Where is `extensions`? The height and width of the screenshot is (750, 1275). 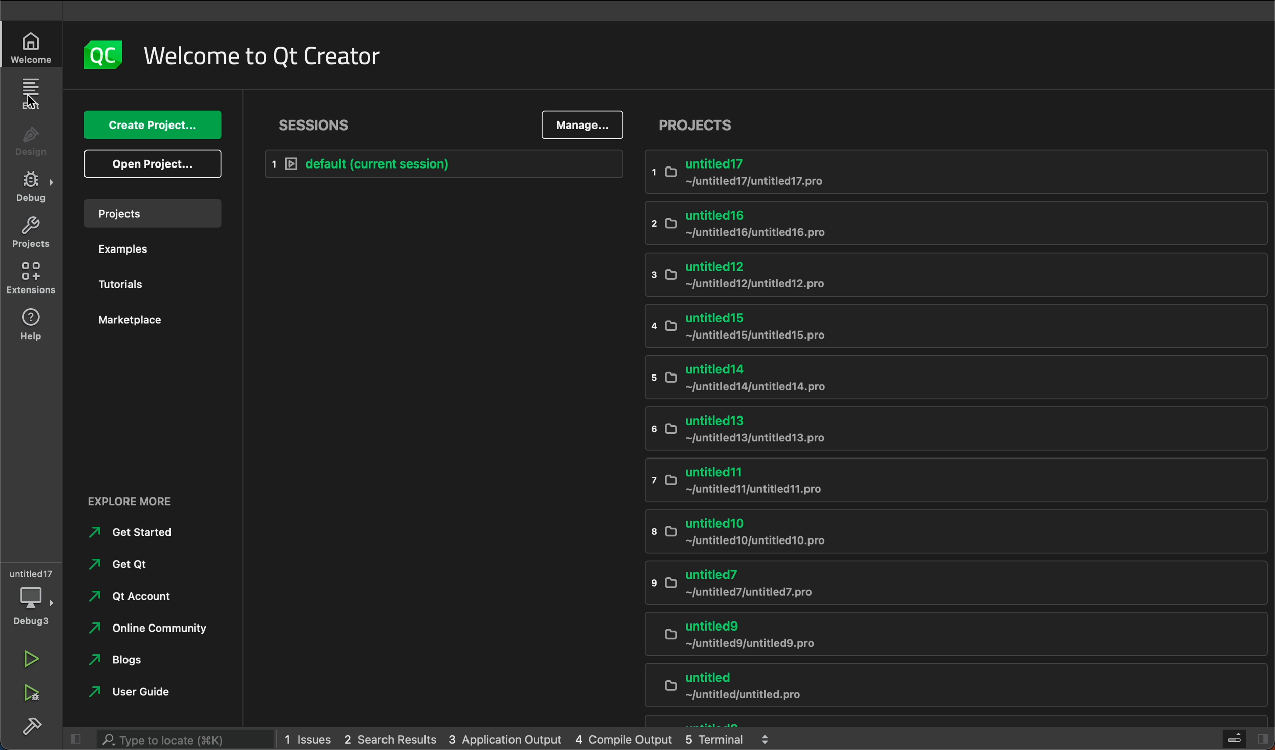
extensions is located at coordinates (33, 278).